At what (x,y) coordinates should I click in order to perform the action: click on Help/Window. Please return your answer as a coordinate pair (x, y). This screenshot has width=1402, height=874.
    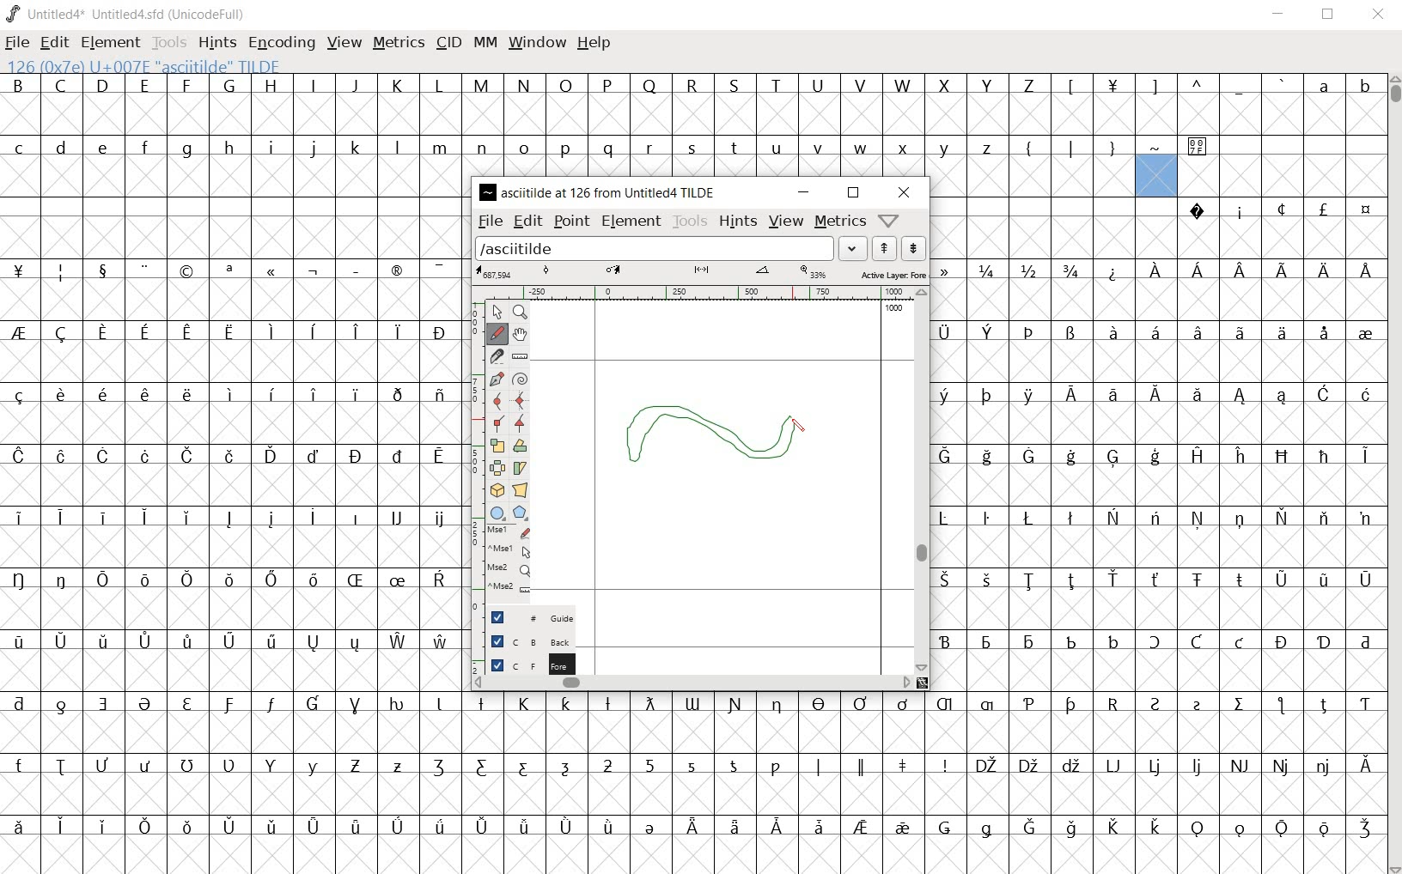
    Looking at the image, I should click on (891, 221).